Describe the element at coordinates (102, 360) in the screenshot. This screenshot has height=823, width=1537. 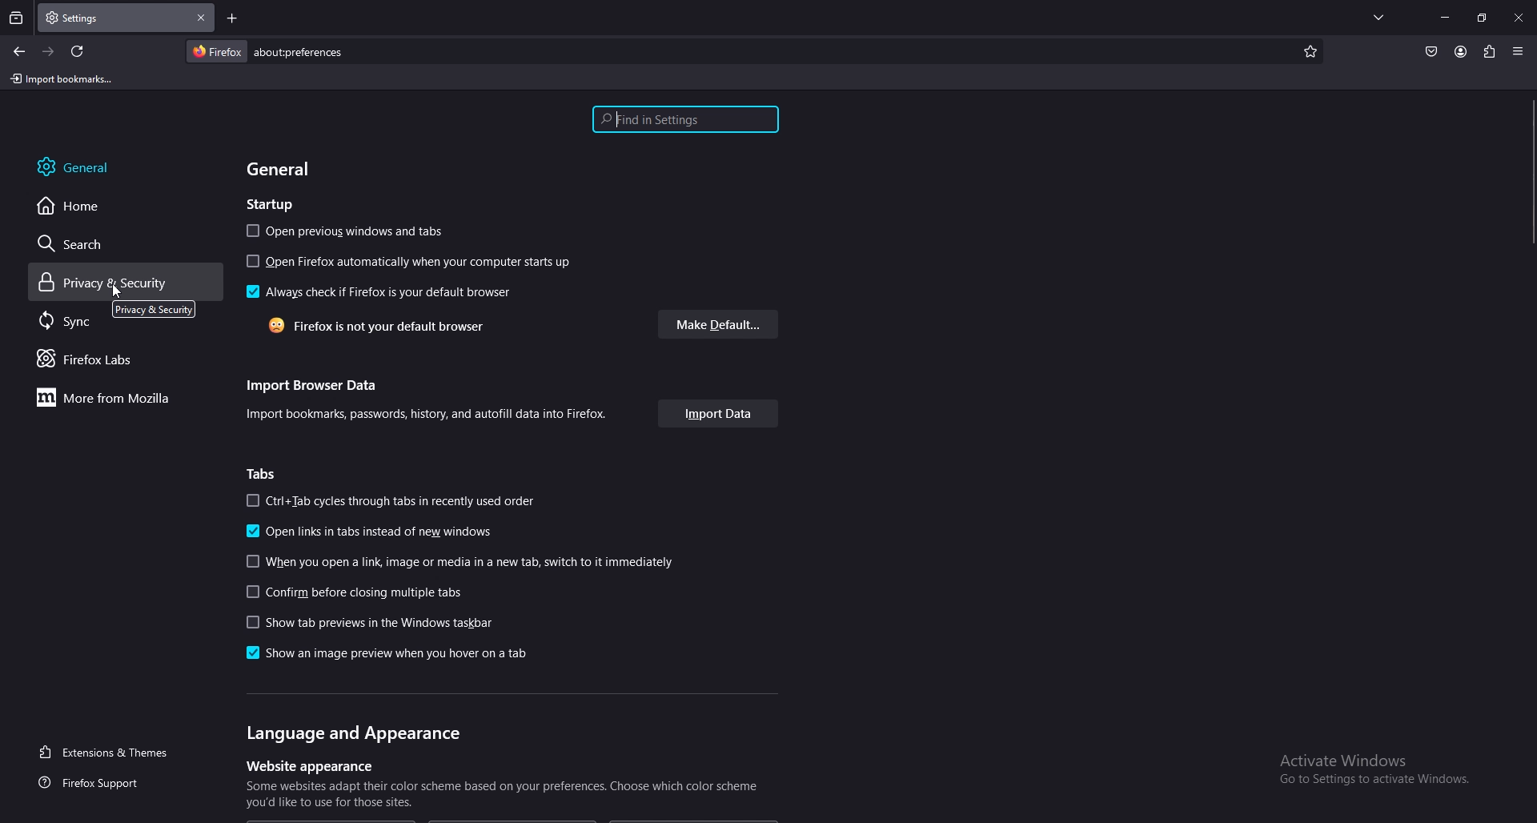
I see `firefox labs` at that location.